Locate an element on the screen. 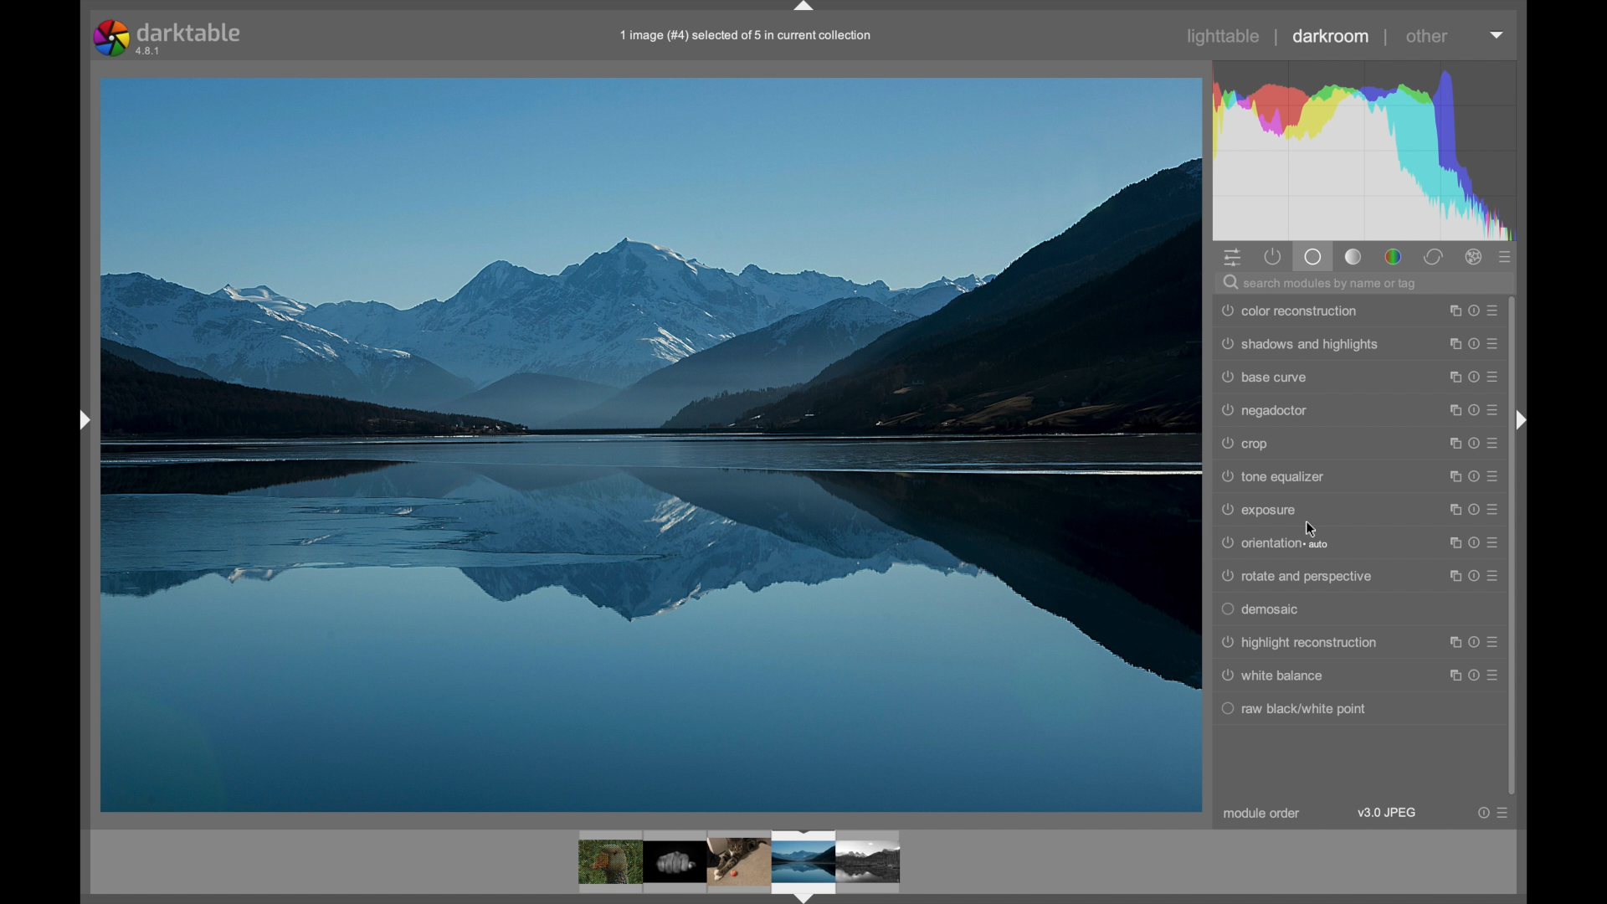  module order is located at coordinates (1262, 814).